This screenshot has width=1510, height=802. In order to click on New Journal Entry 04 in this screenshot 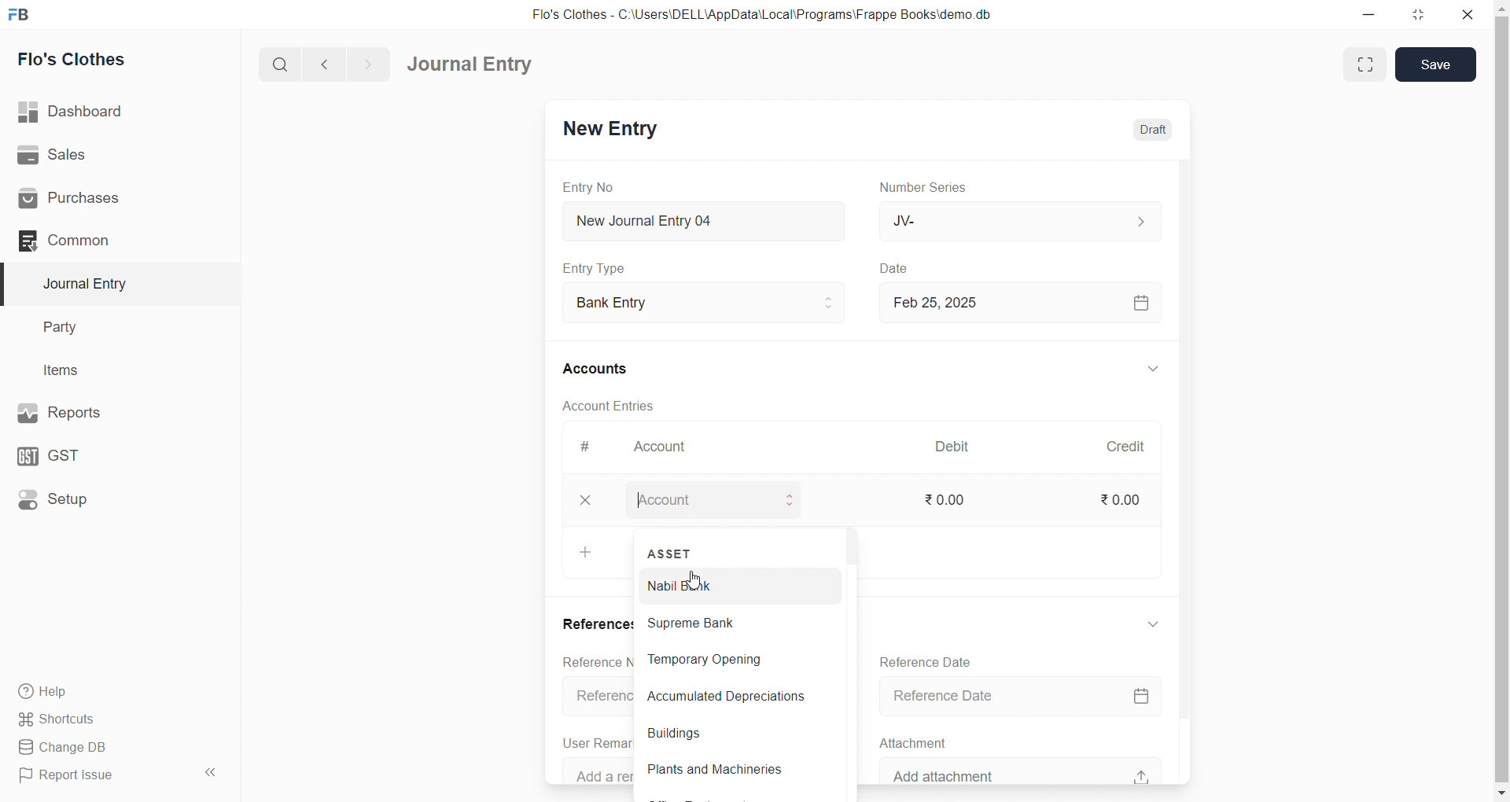, I will do `click(709, 220)`.